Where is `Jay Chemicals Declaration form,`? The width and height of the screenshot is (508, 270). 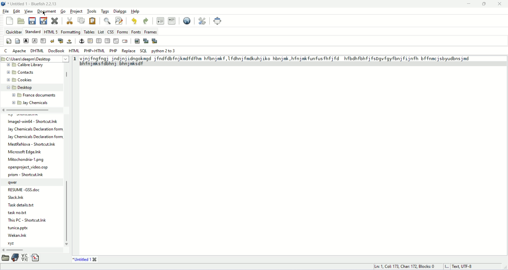 Jay Chemicals Declaration form, is located at coordinates (35, 137).